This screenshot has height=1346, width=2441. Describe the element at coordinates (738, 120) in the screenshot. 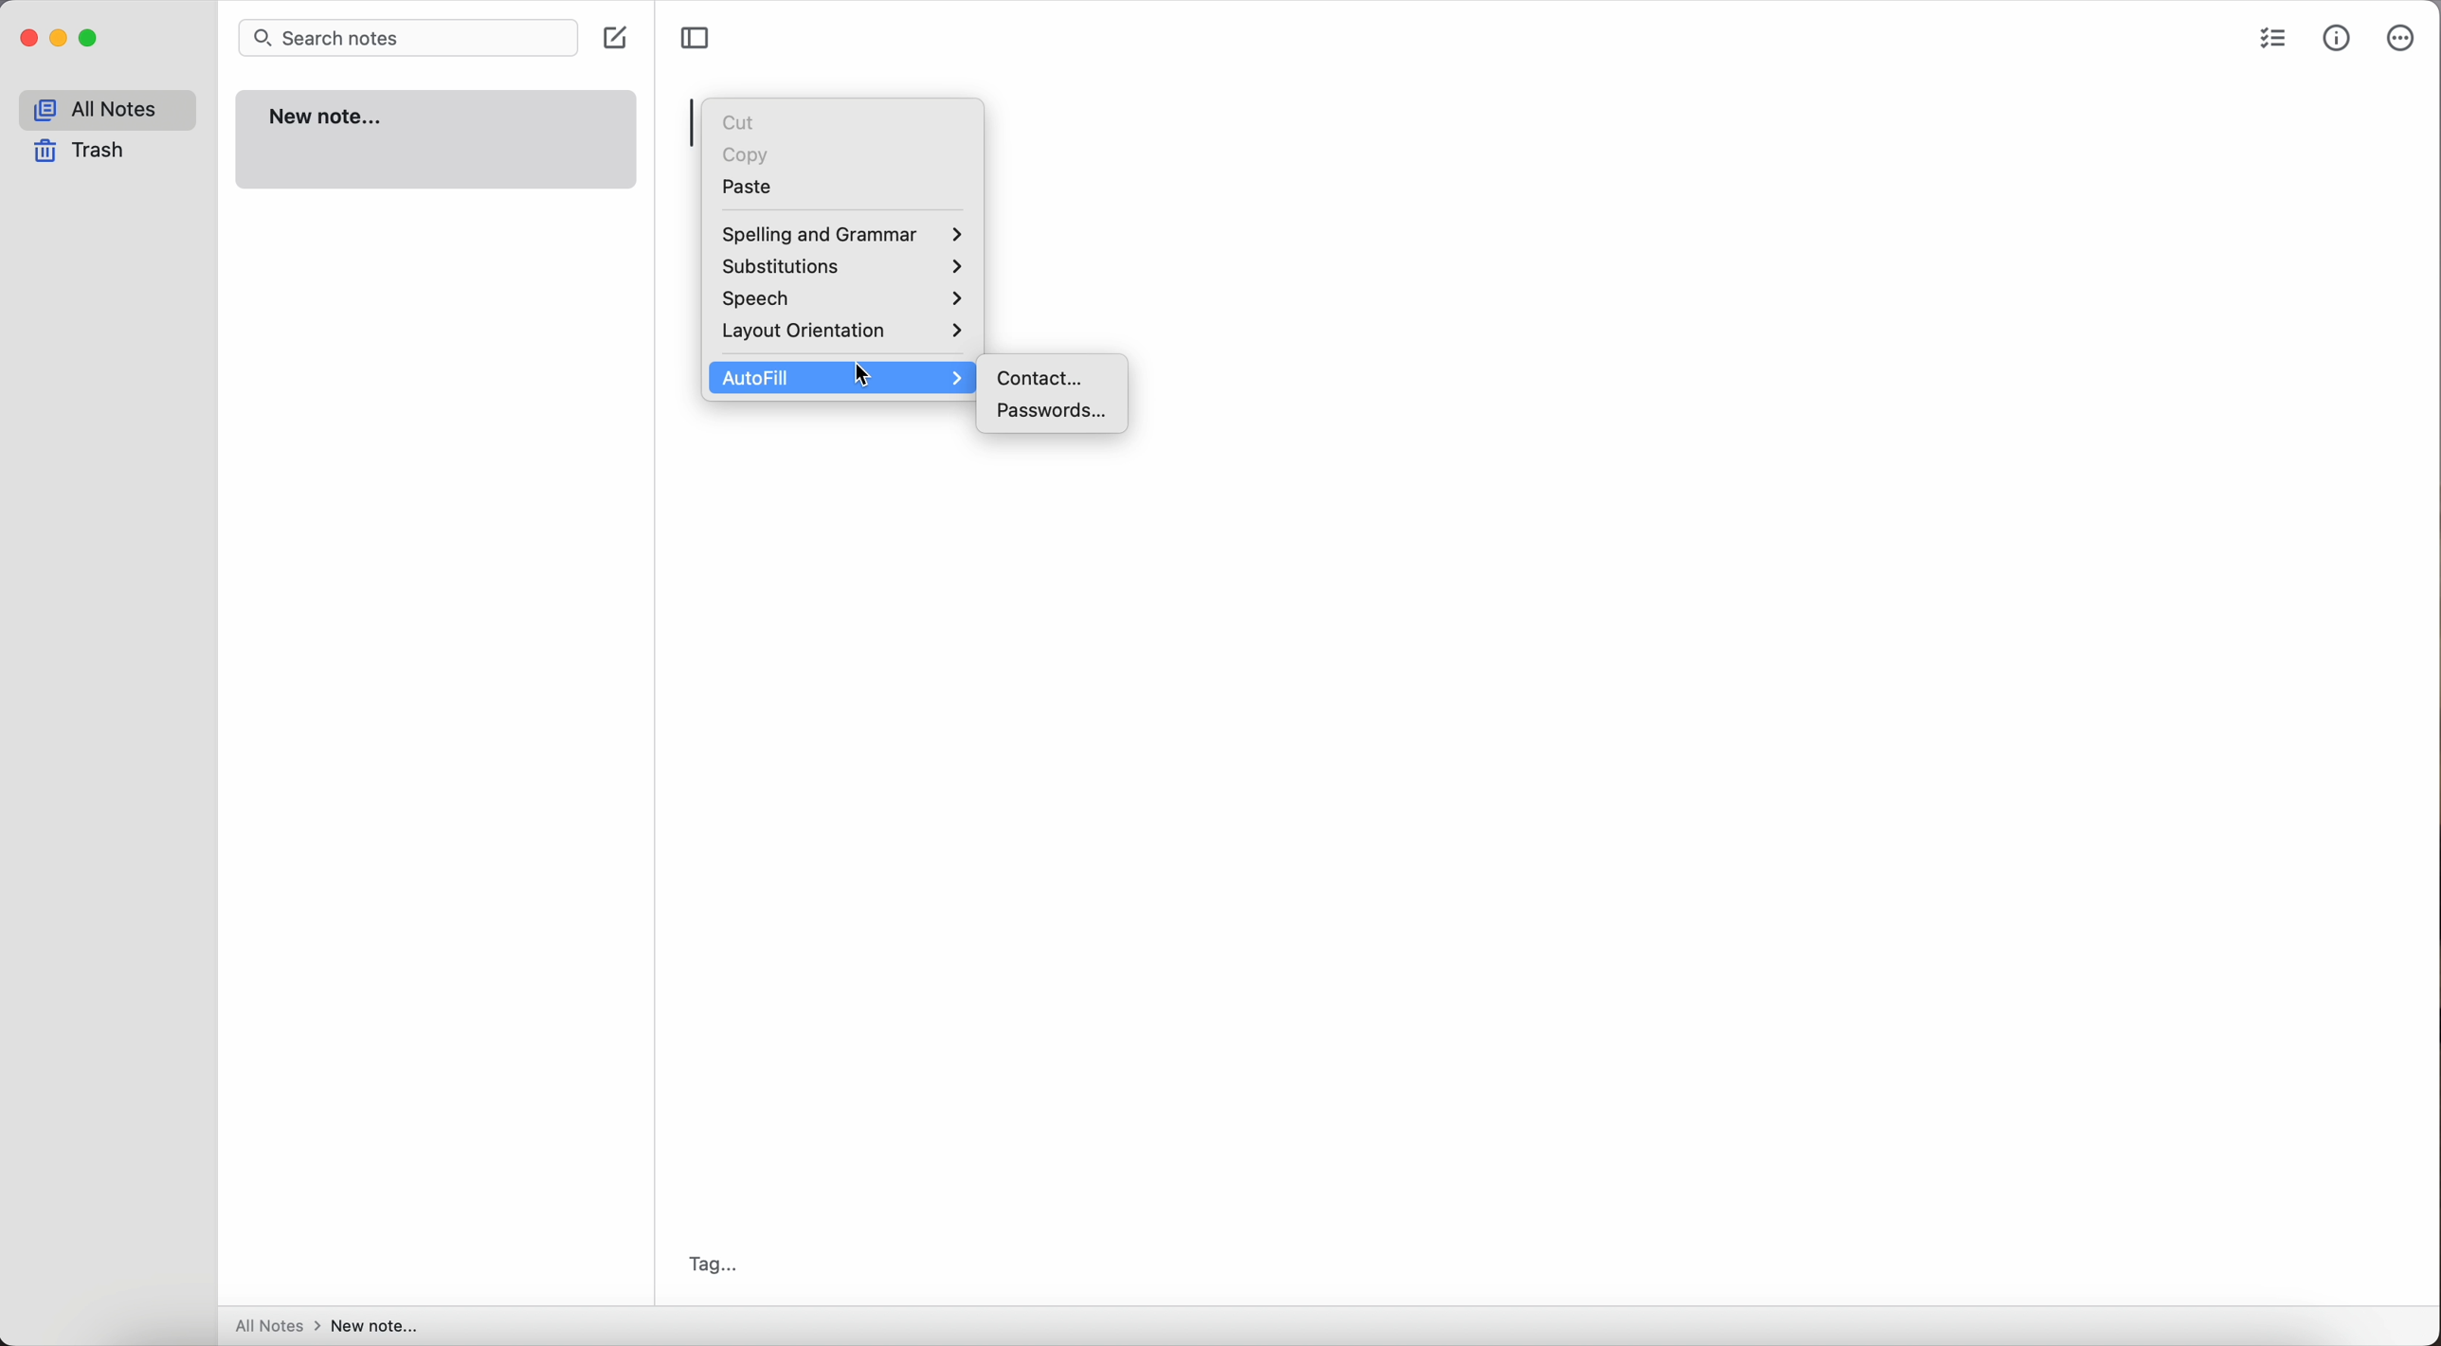

I see `cut` at that location.